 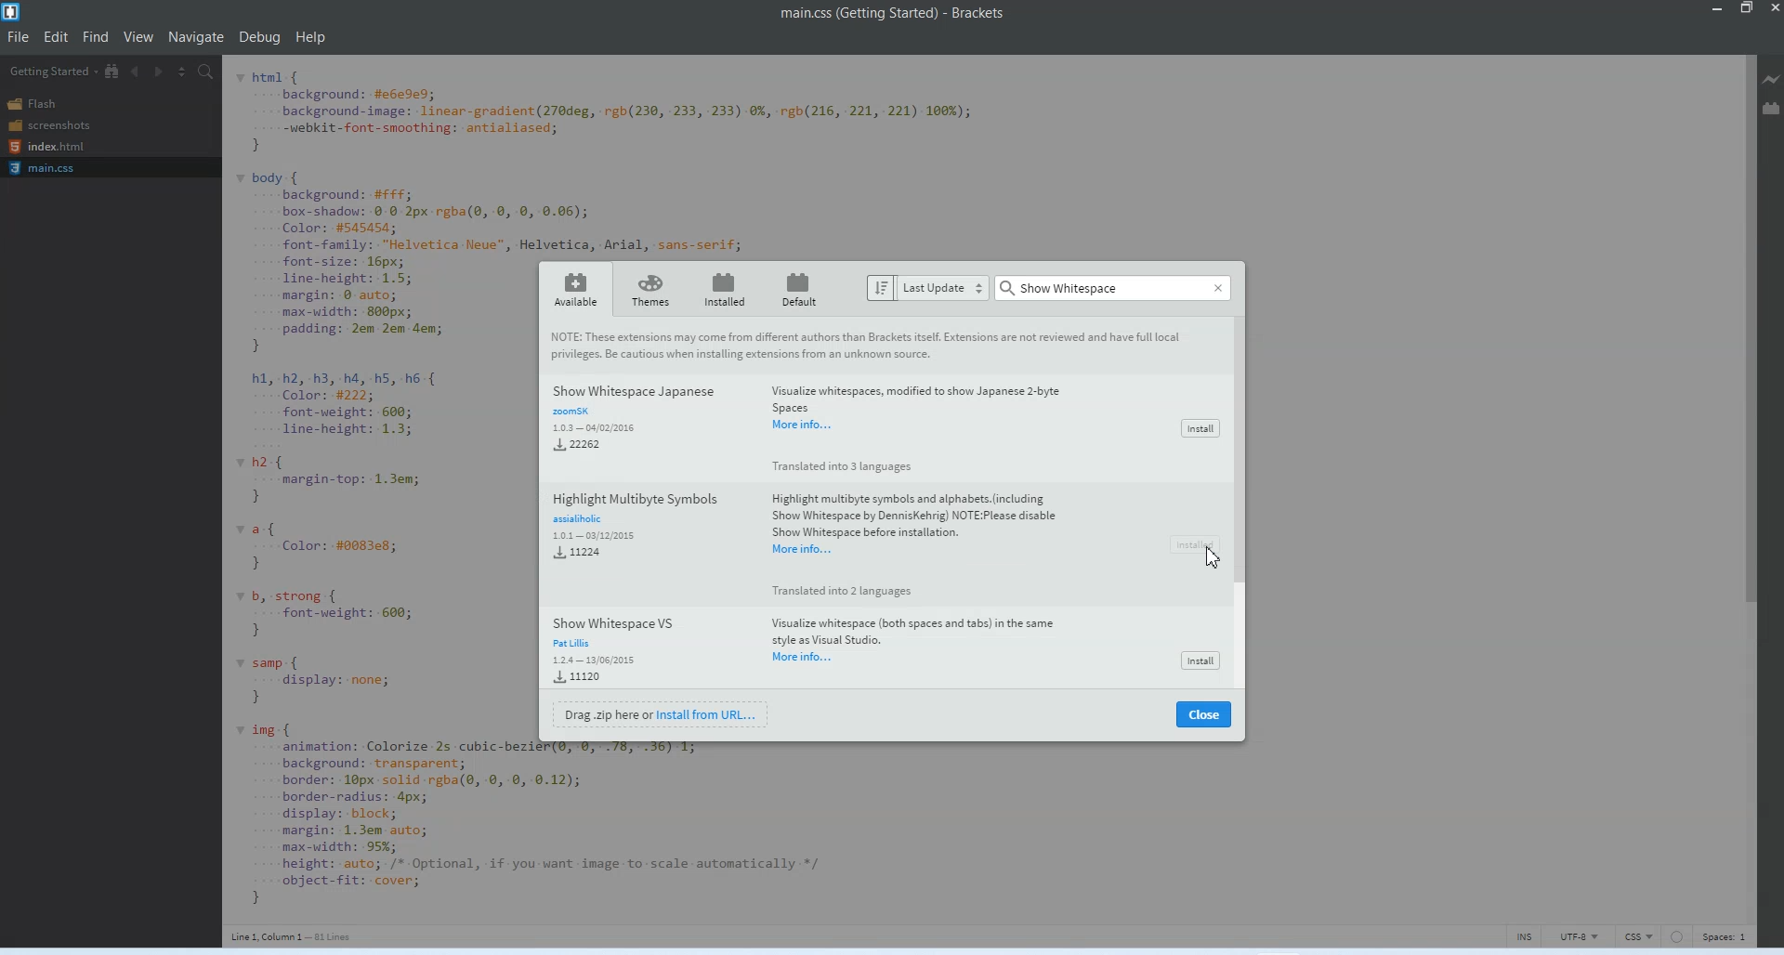 What do you see at coordinates (1772, 111) in the screenshot?
I see `Extension Manager` at bounding box center [1772, 111].